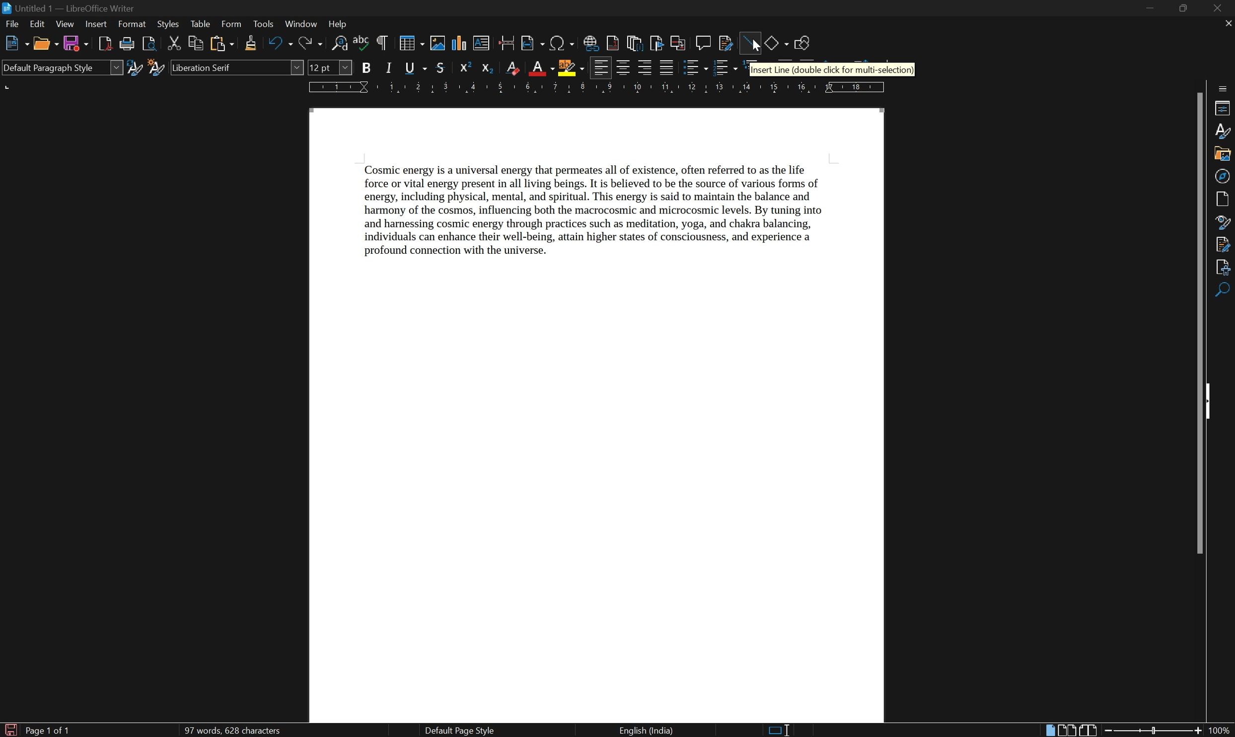  What do you see at coordinates (532, 44) in the screenshot?
I see `insert field` at bounding box center [532, 44].